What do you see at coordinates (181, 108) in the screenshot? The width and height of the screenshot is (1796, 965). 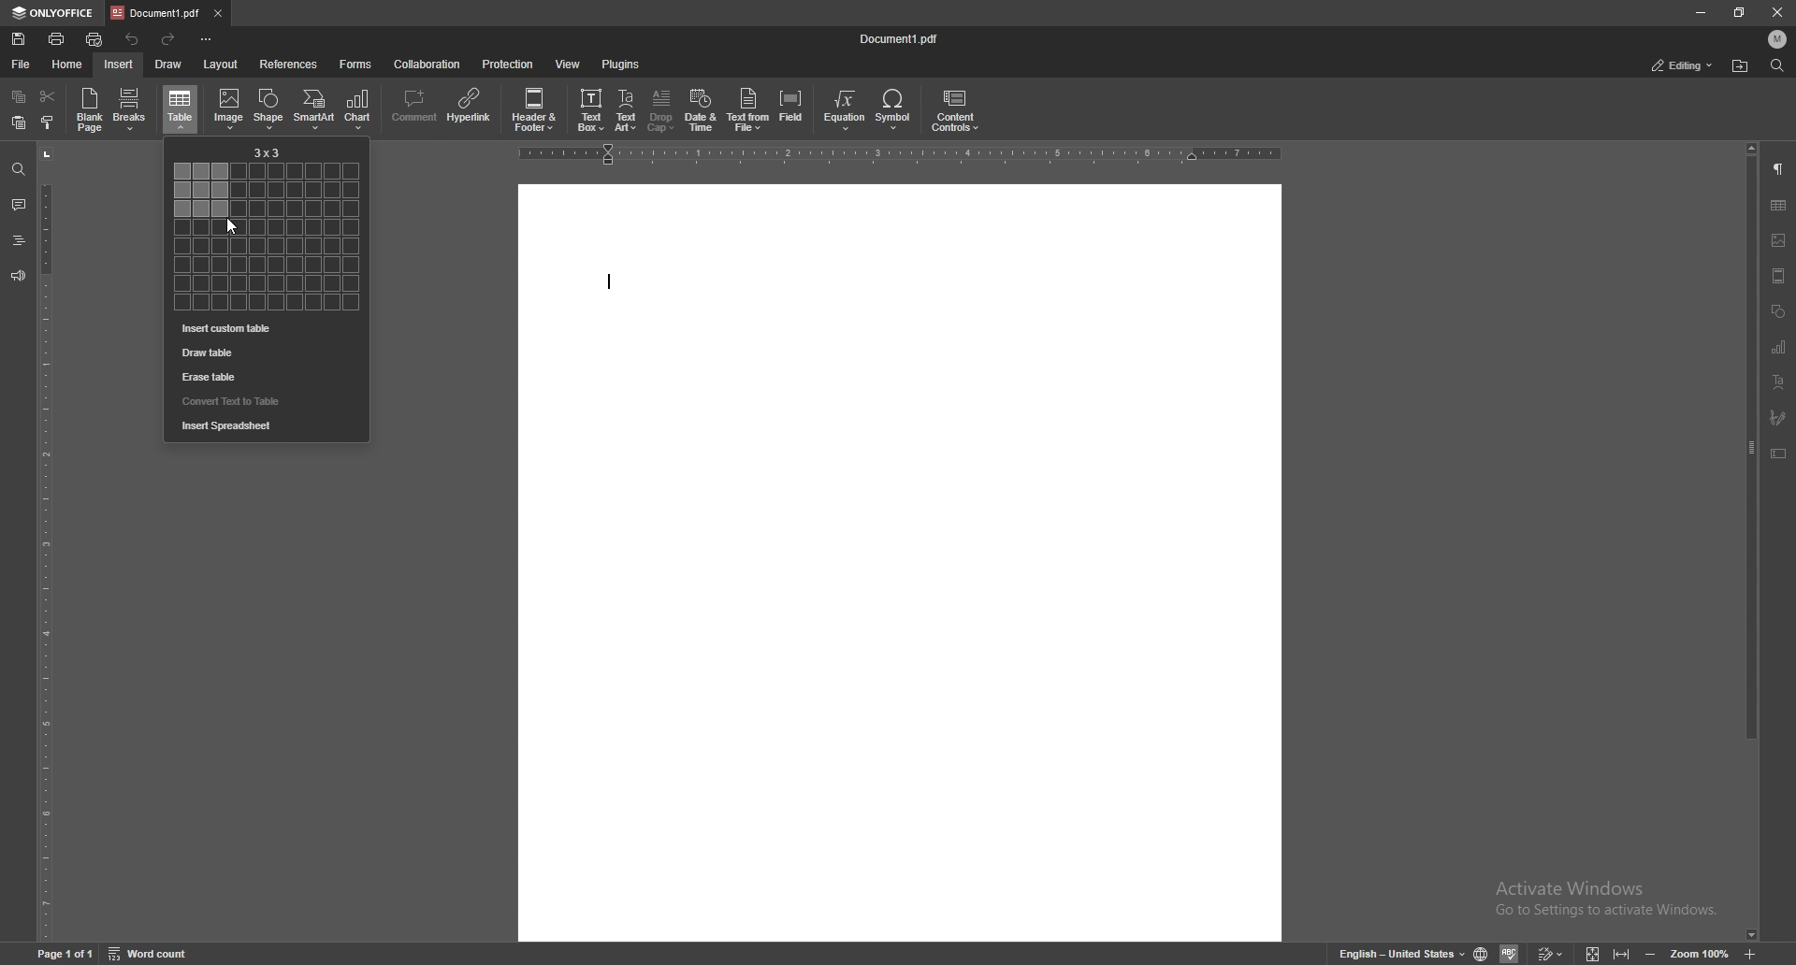 I see `table` at bounding box center [181, 108].